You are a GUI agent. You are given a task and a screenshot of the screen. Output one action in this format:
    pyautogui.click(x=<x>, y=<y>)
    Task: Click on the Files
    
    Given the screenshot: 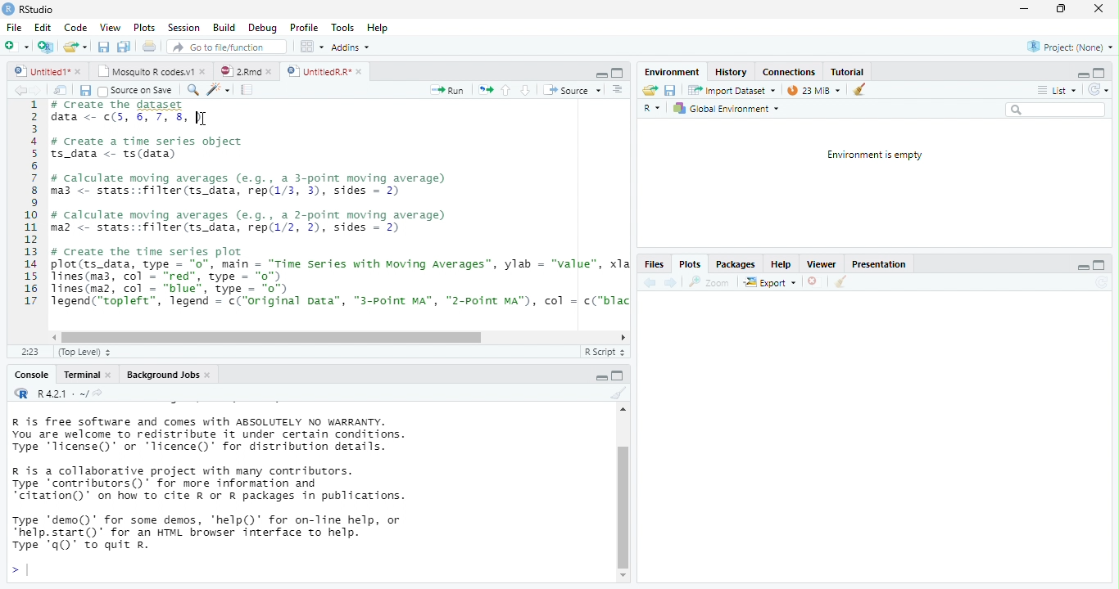 What is the action you would take?
    pyautogui.click(x=653, y=265)
    